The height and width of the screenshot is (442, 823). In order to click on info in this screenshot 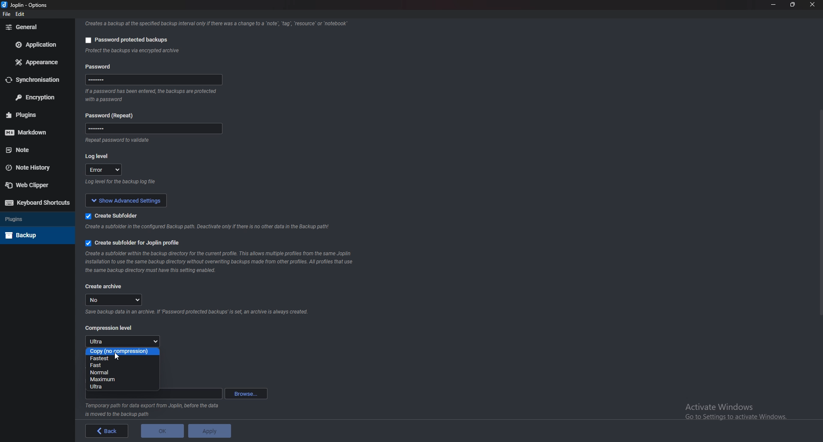, I will do `click(214, 23)`.